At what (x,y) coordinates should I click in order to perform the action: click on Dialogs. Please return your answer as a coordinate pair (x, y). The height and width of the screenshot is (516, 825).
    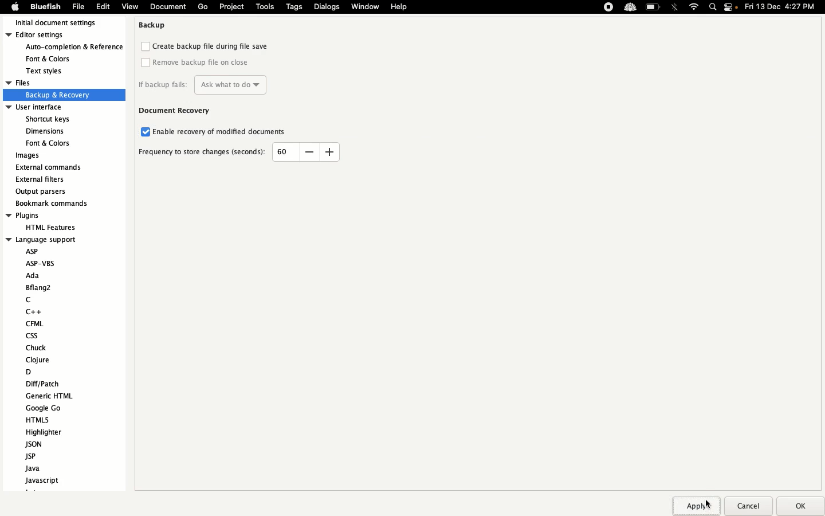
    Looking at the image, I should click on (327, 6).